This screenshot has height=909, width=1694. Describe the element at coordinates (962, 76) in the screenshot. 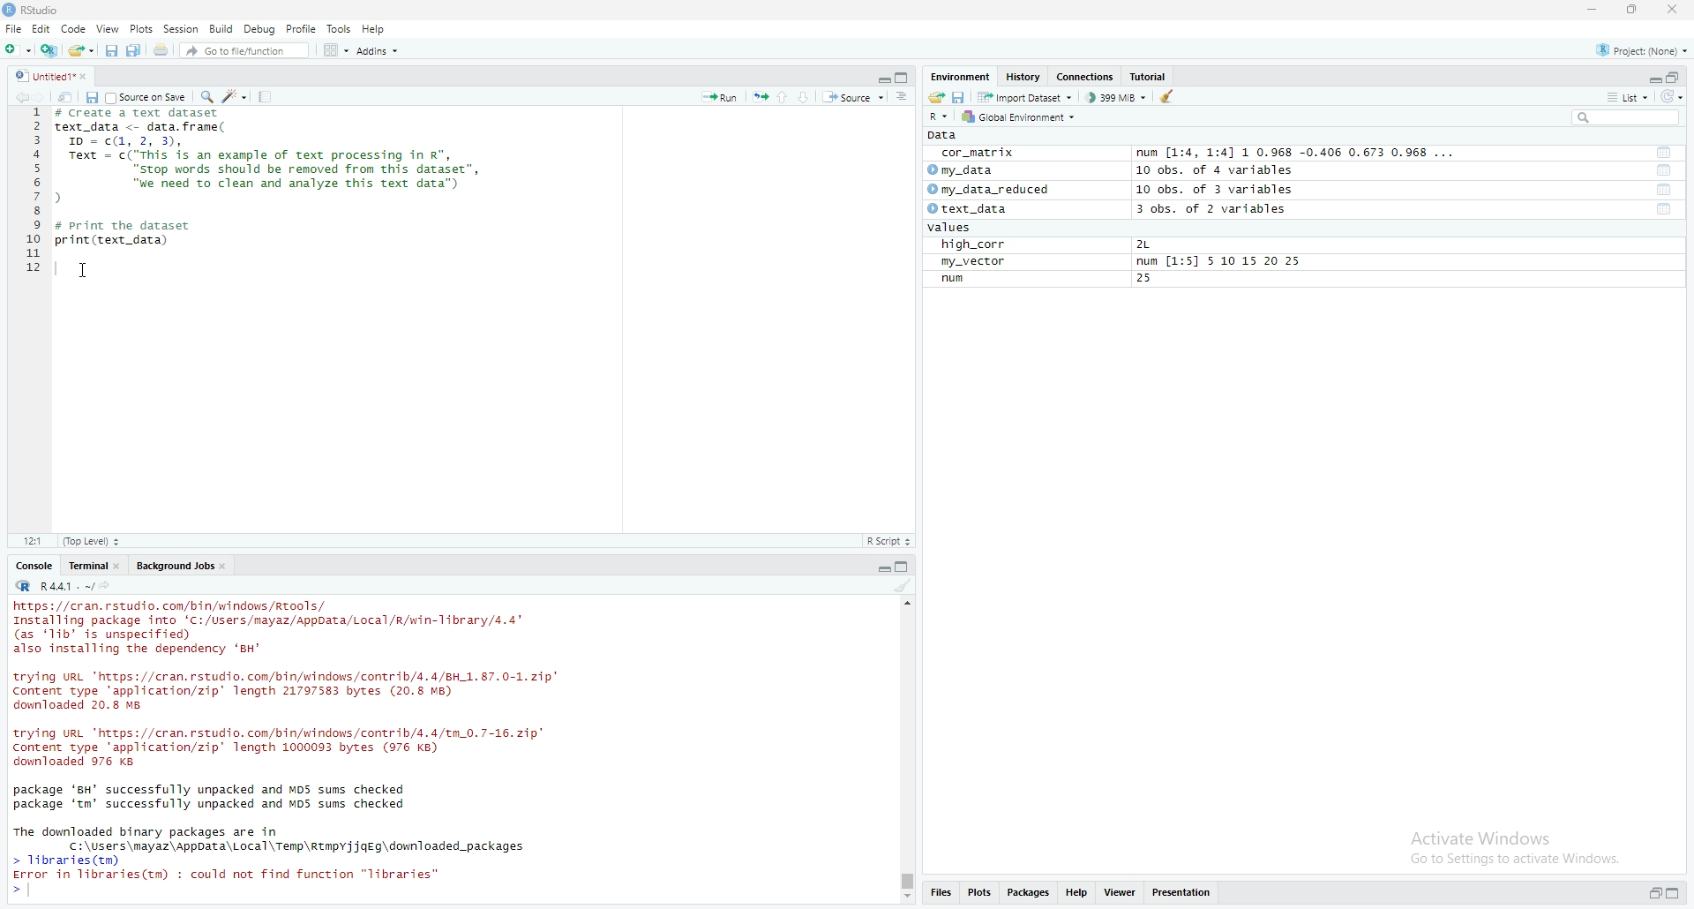

I see `Environment` at that location.